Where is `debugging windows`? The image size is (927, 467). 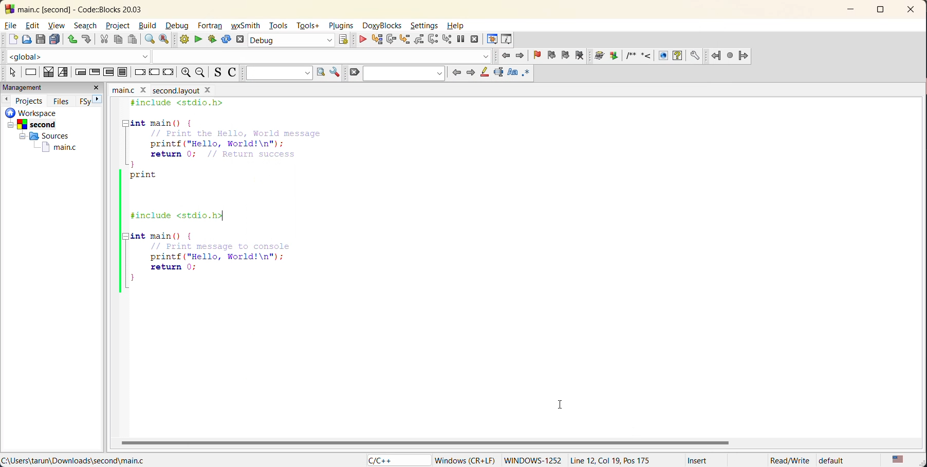
debugging windows is located at coordinates (493, 39).